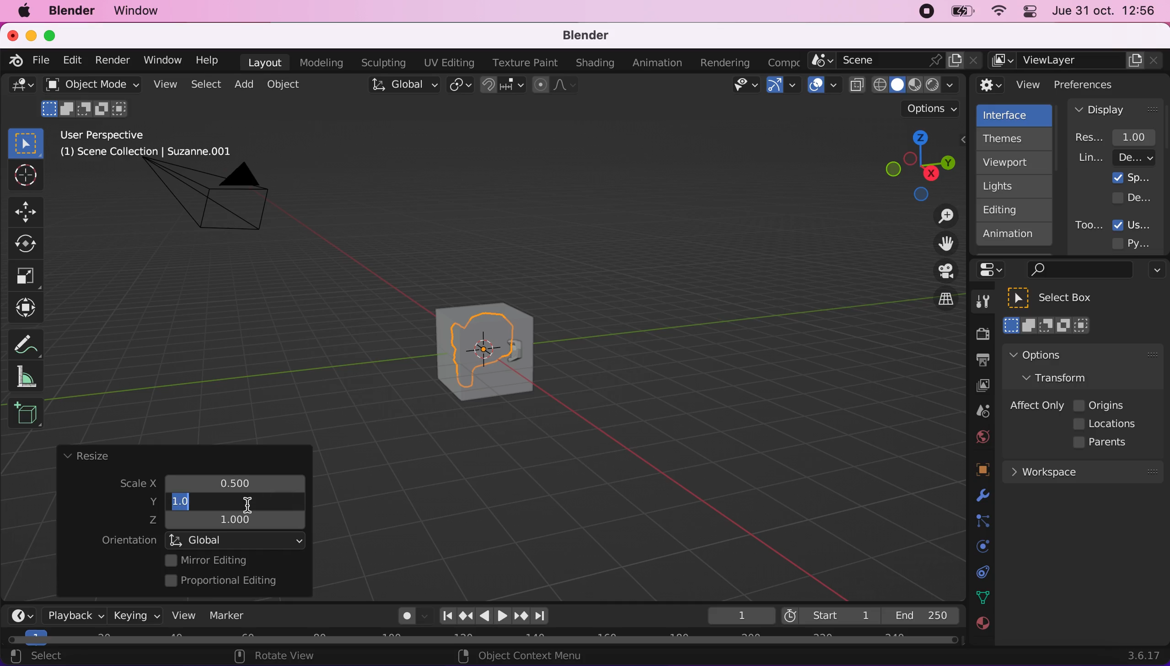  Describe the element at coordinates (284, 657) in the screenshot. I see `rotate view` at that location.